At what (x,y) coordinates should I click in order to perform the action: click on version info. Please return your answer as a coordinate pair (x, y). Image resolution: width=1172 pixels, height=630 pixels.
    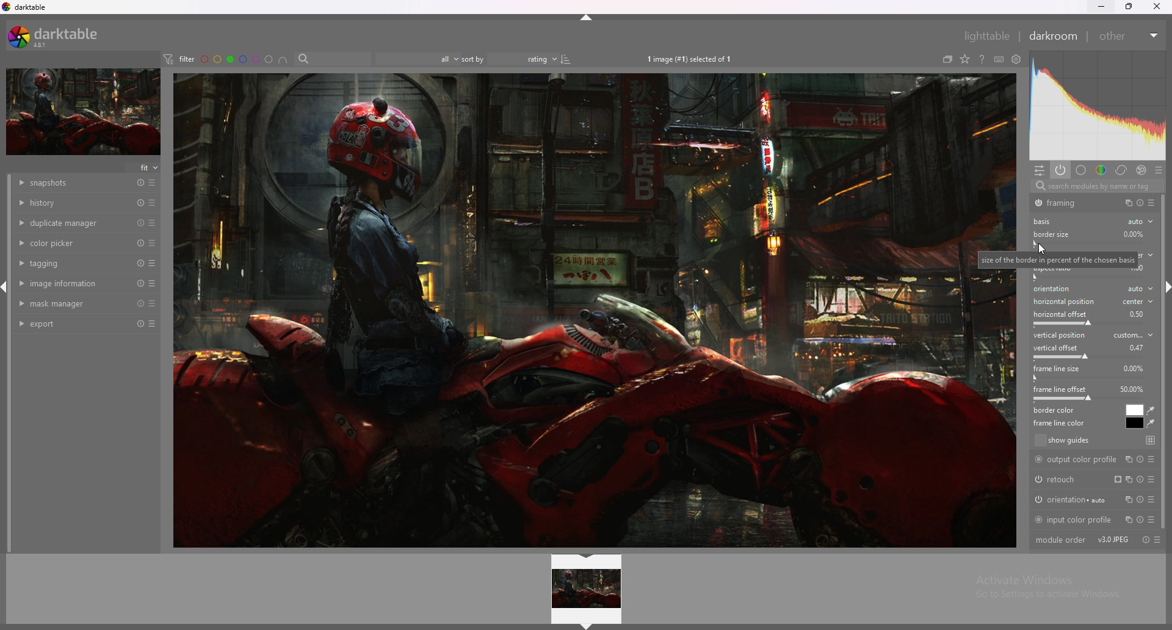
    Looking at the image, I should click on (1113, 540).